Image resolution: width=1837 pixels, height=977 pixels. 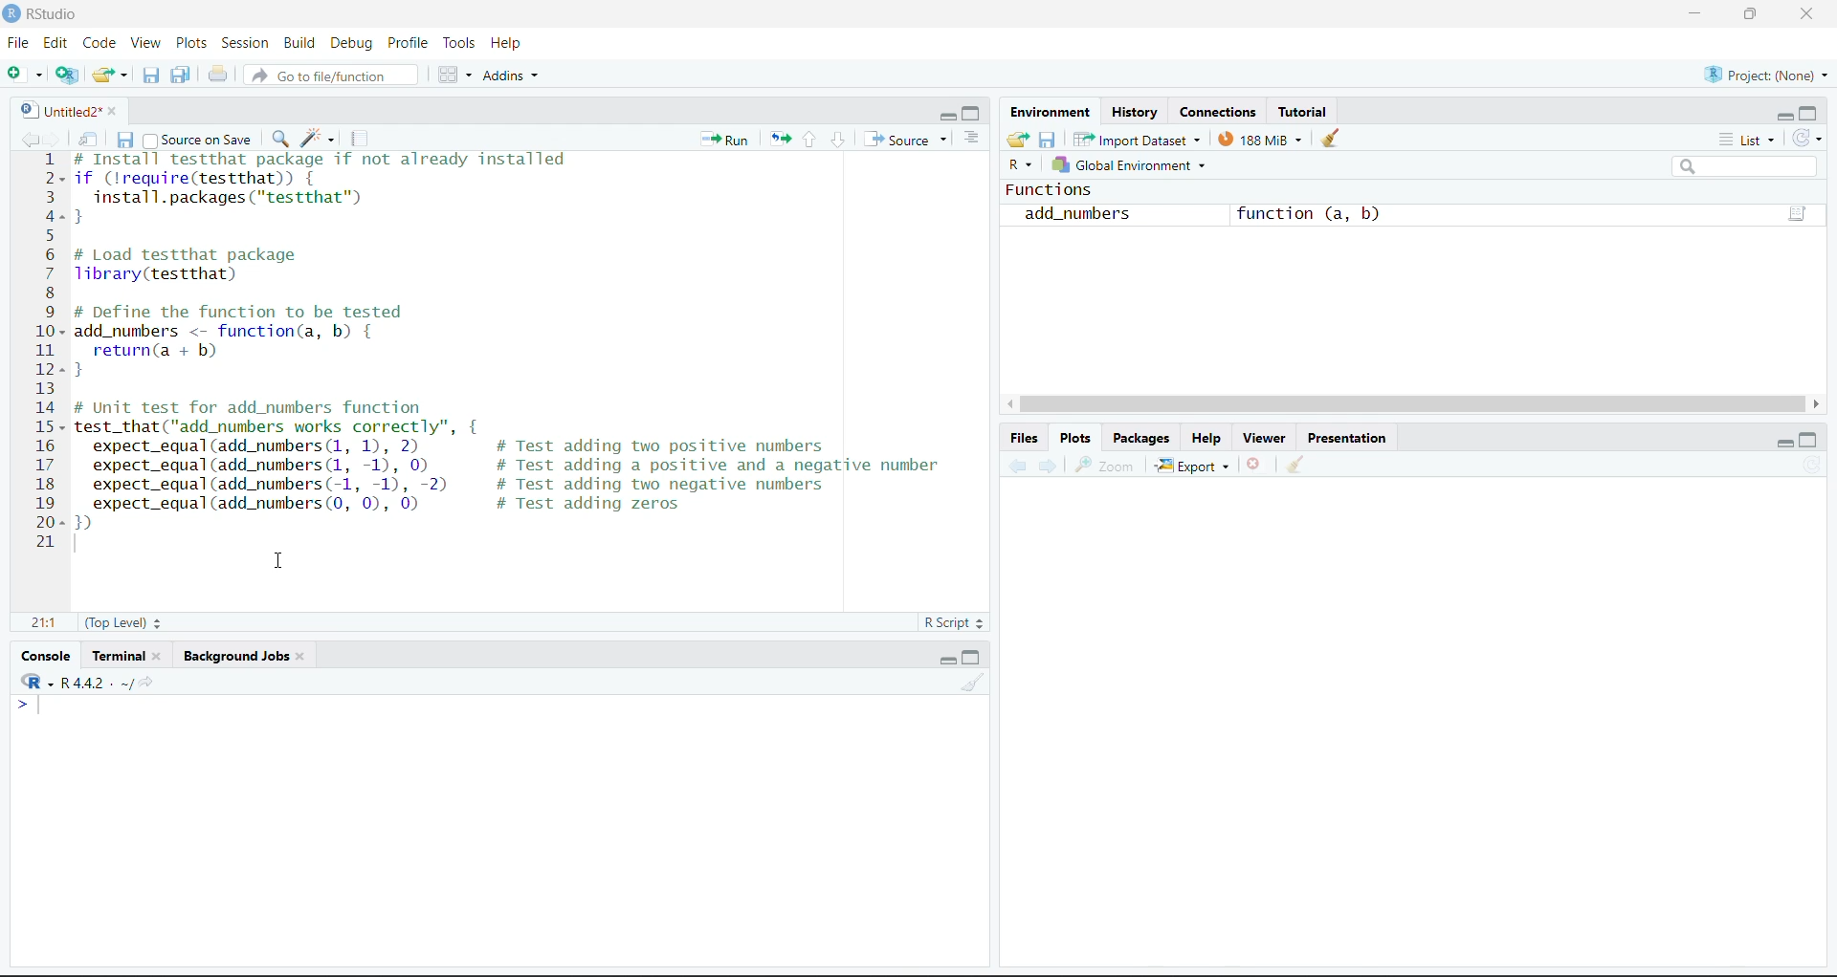 What do you see at coordinates (356, 139) in the screenshot?
I see `compile report` at bounding box center [356, 139].